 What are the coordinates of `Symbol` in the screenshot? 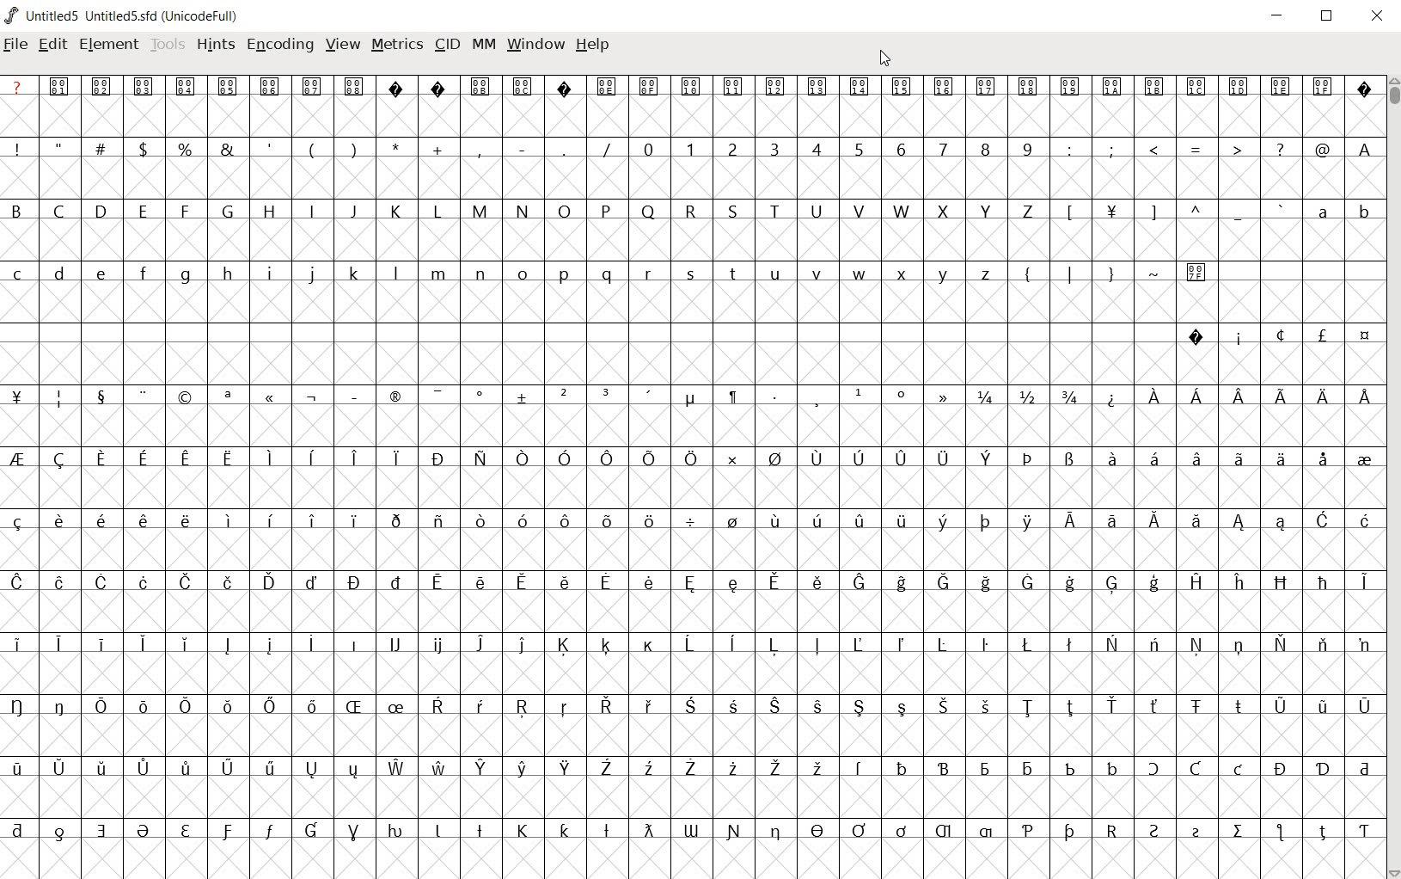 It's located at (1109, 459).